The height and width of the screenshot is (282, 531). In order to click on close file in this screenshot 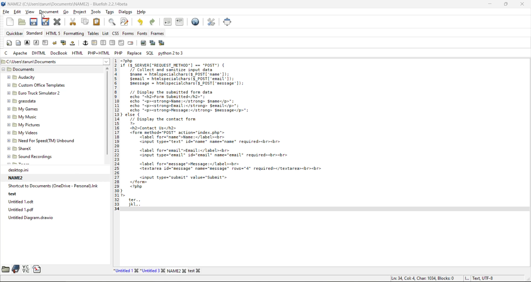, I will do `click(57, 22)`.